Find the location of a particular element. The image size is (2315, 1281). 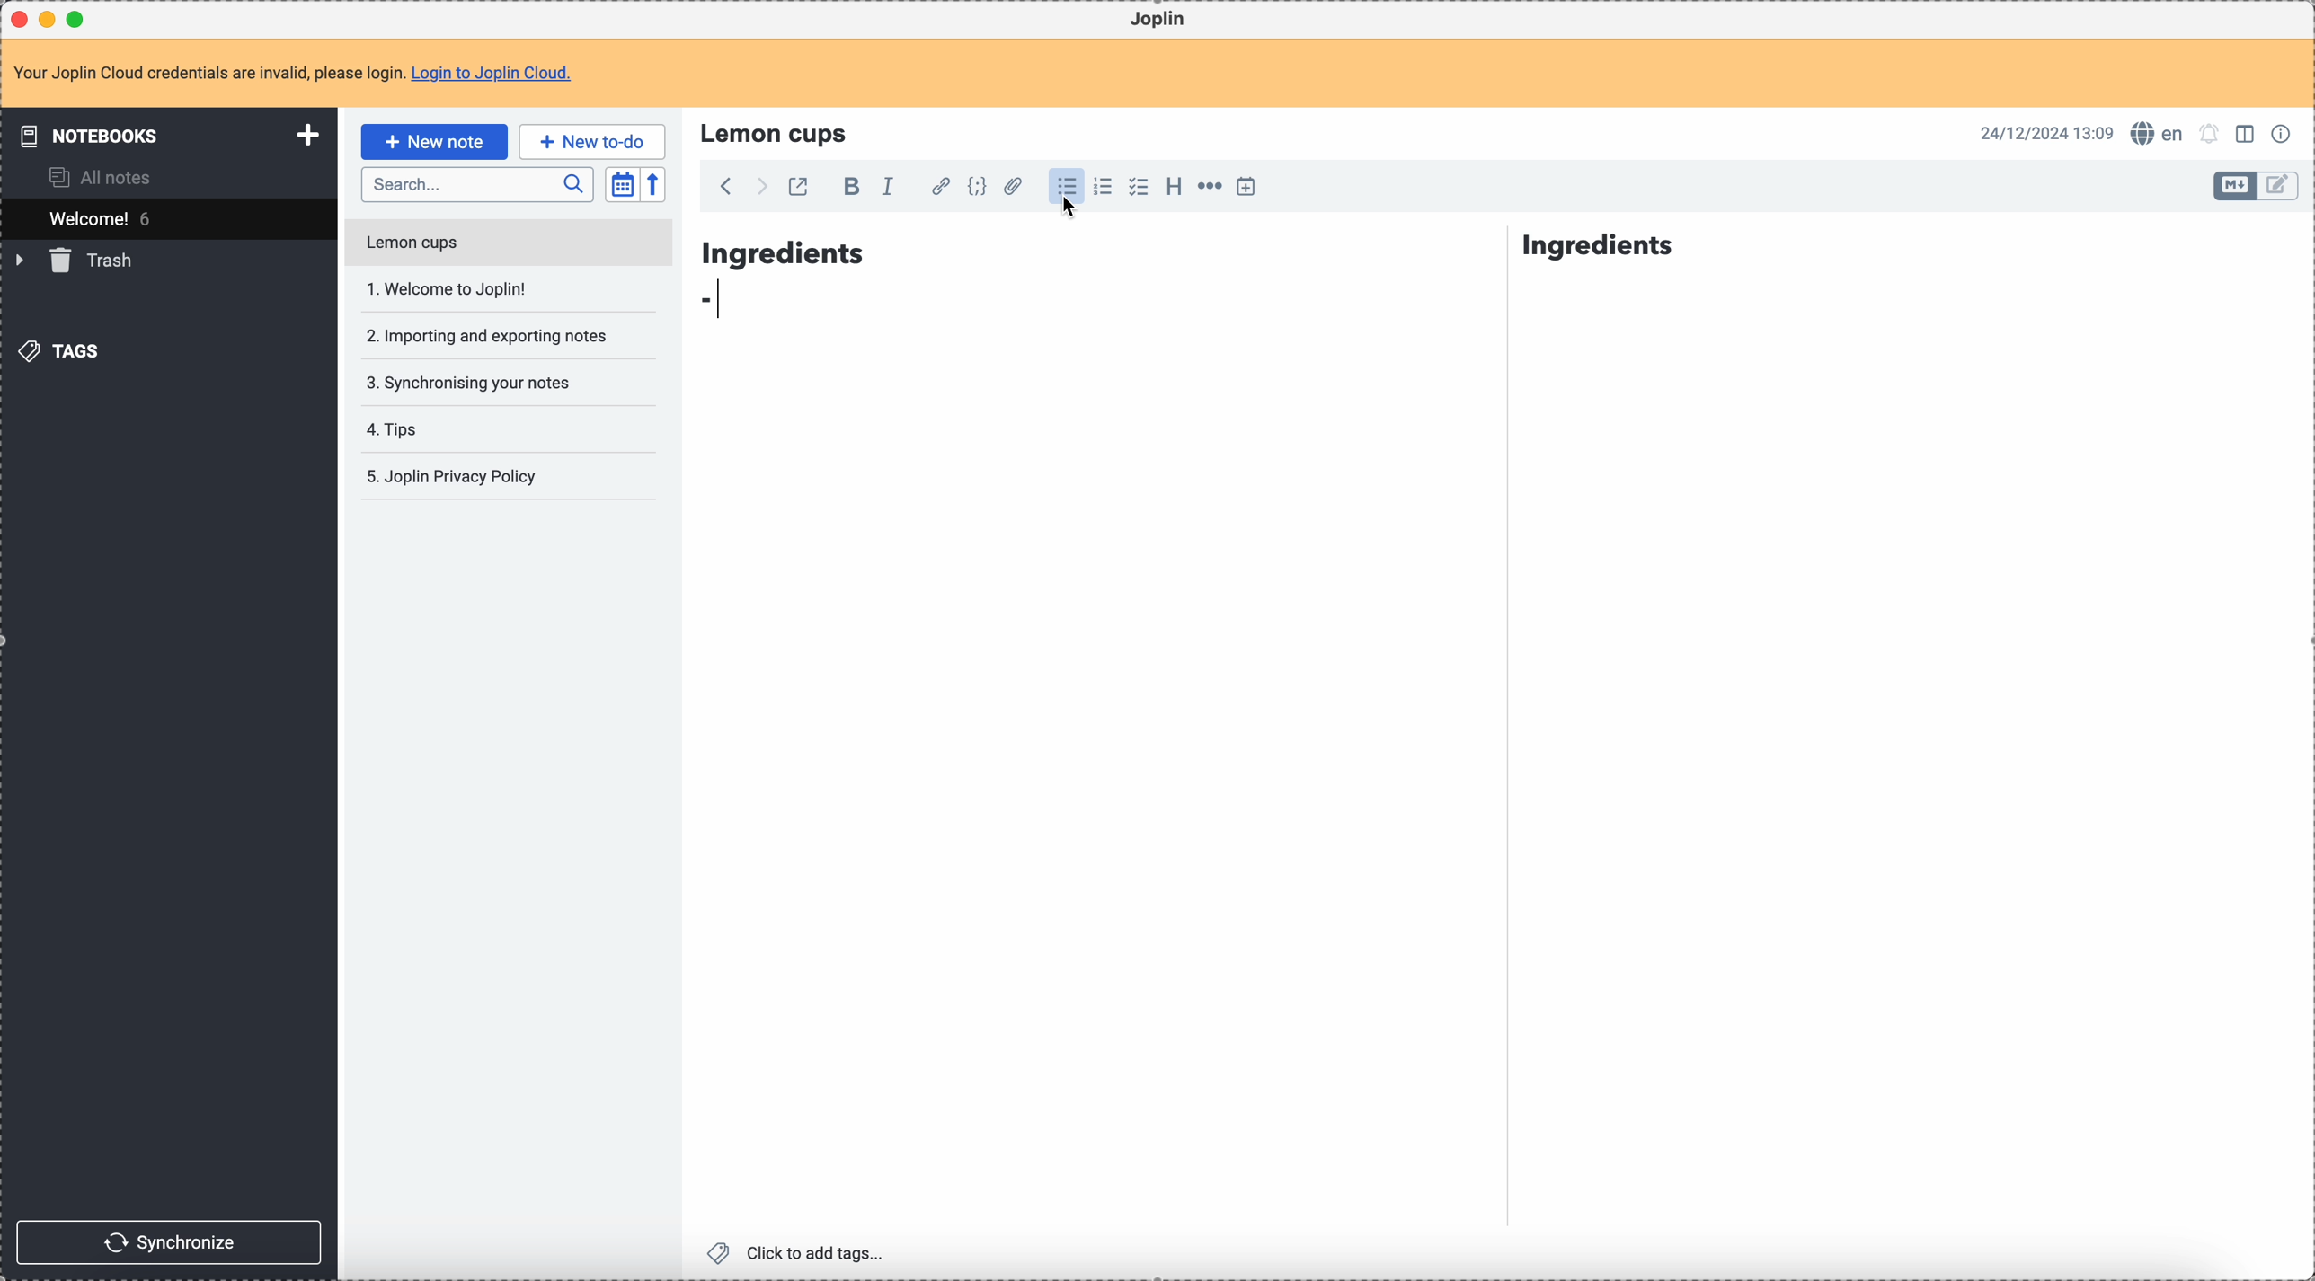

toggle edit layout is located at coordinates (2248, 132).